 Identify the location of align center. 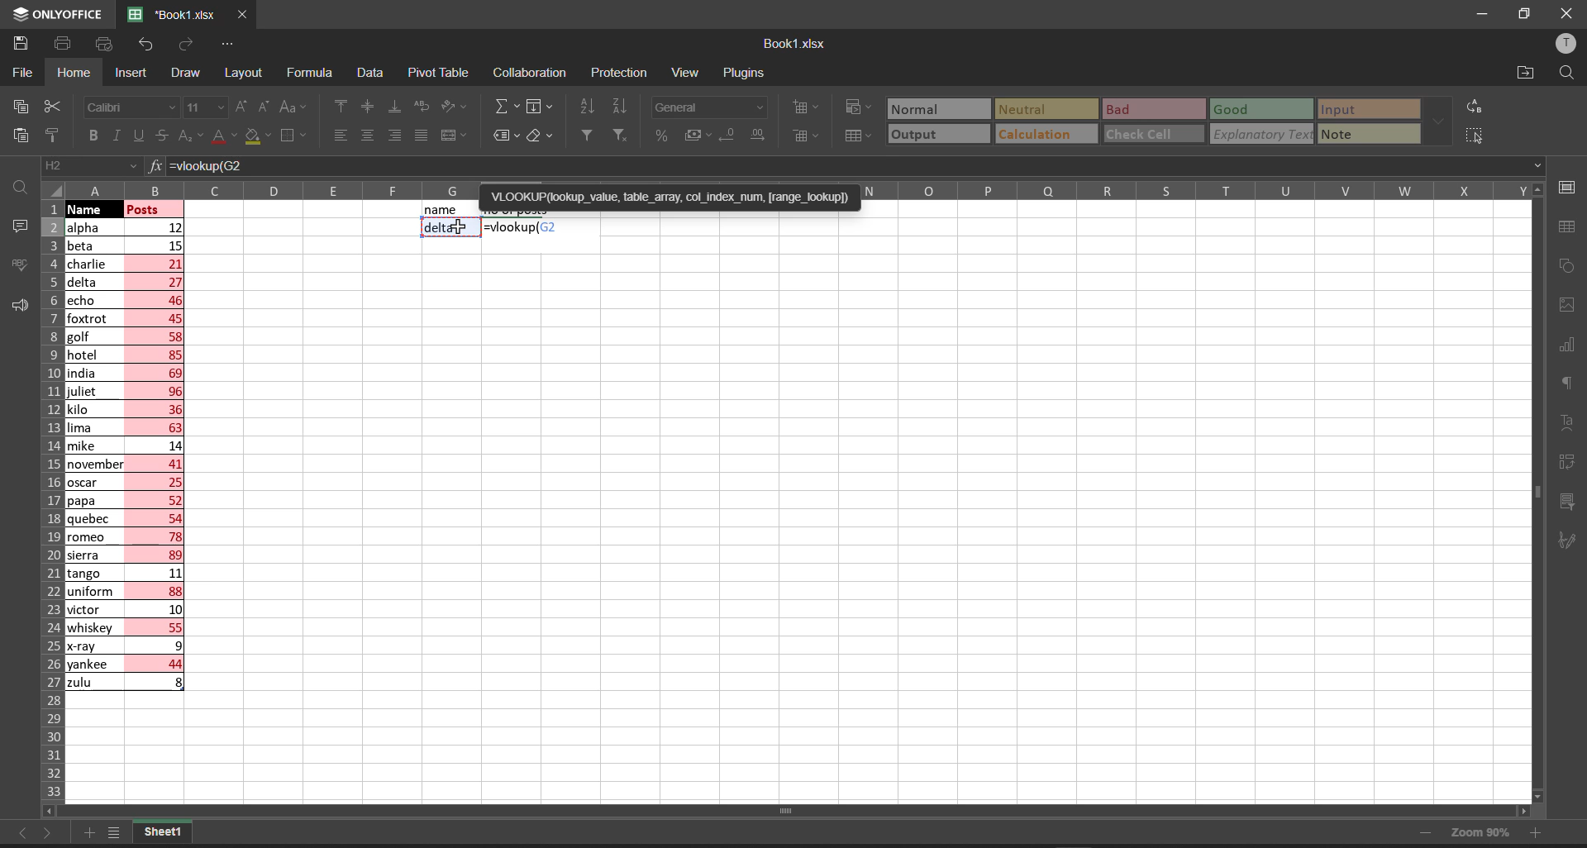
(366, 107).